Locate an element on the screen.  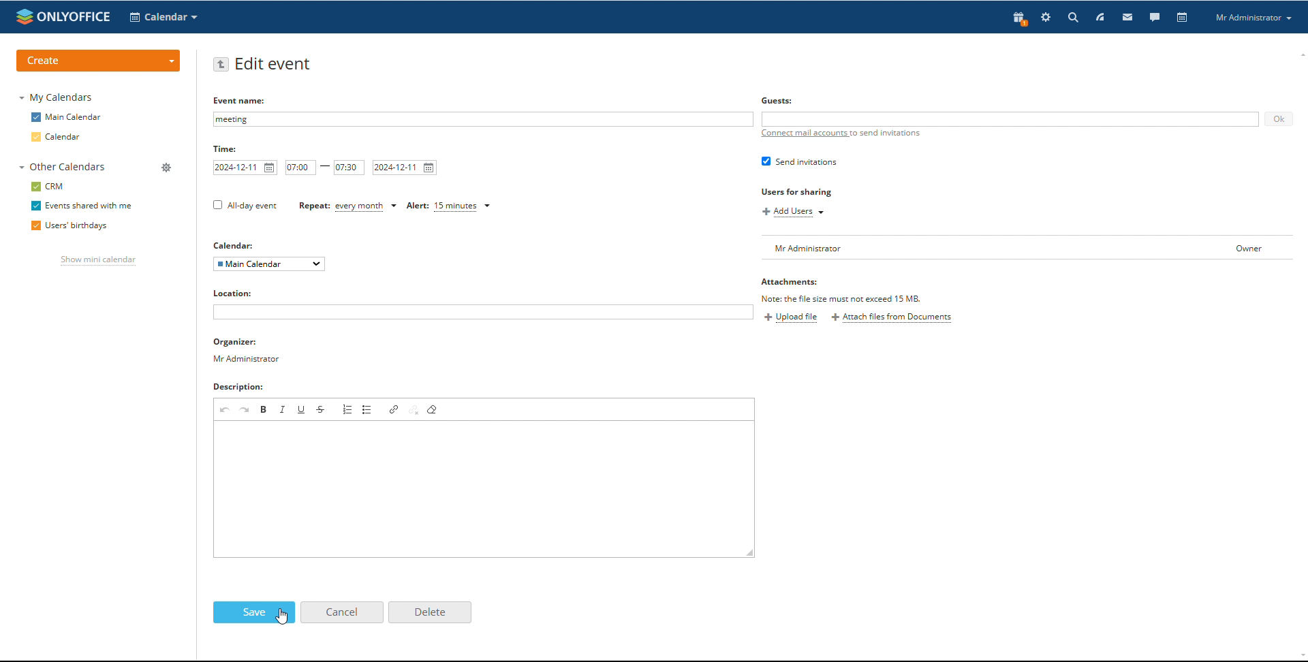
feed is located at coordinates (1100, 17).